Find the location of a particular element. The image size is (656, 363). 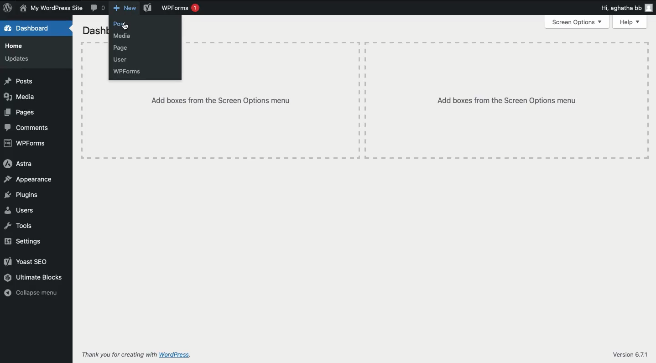

New is located at coordinates (125, 8).